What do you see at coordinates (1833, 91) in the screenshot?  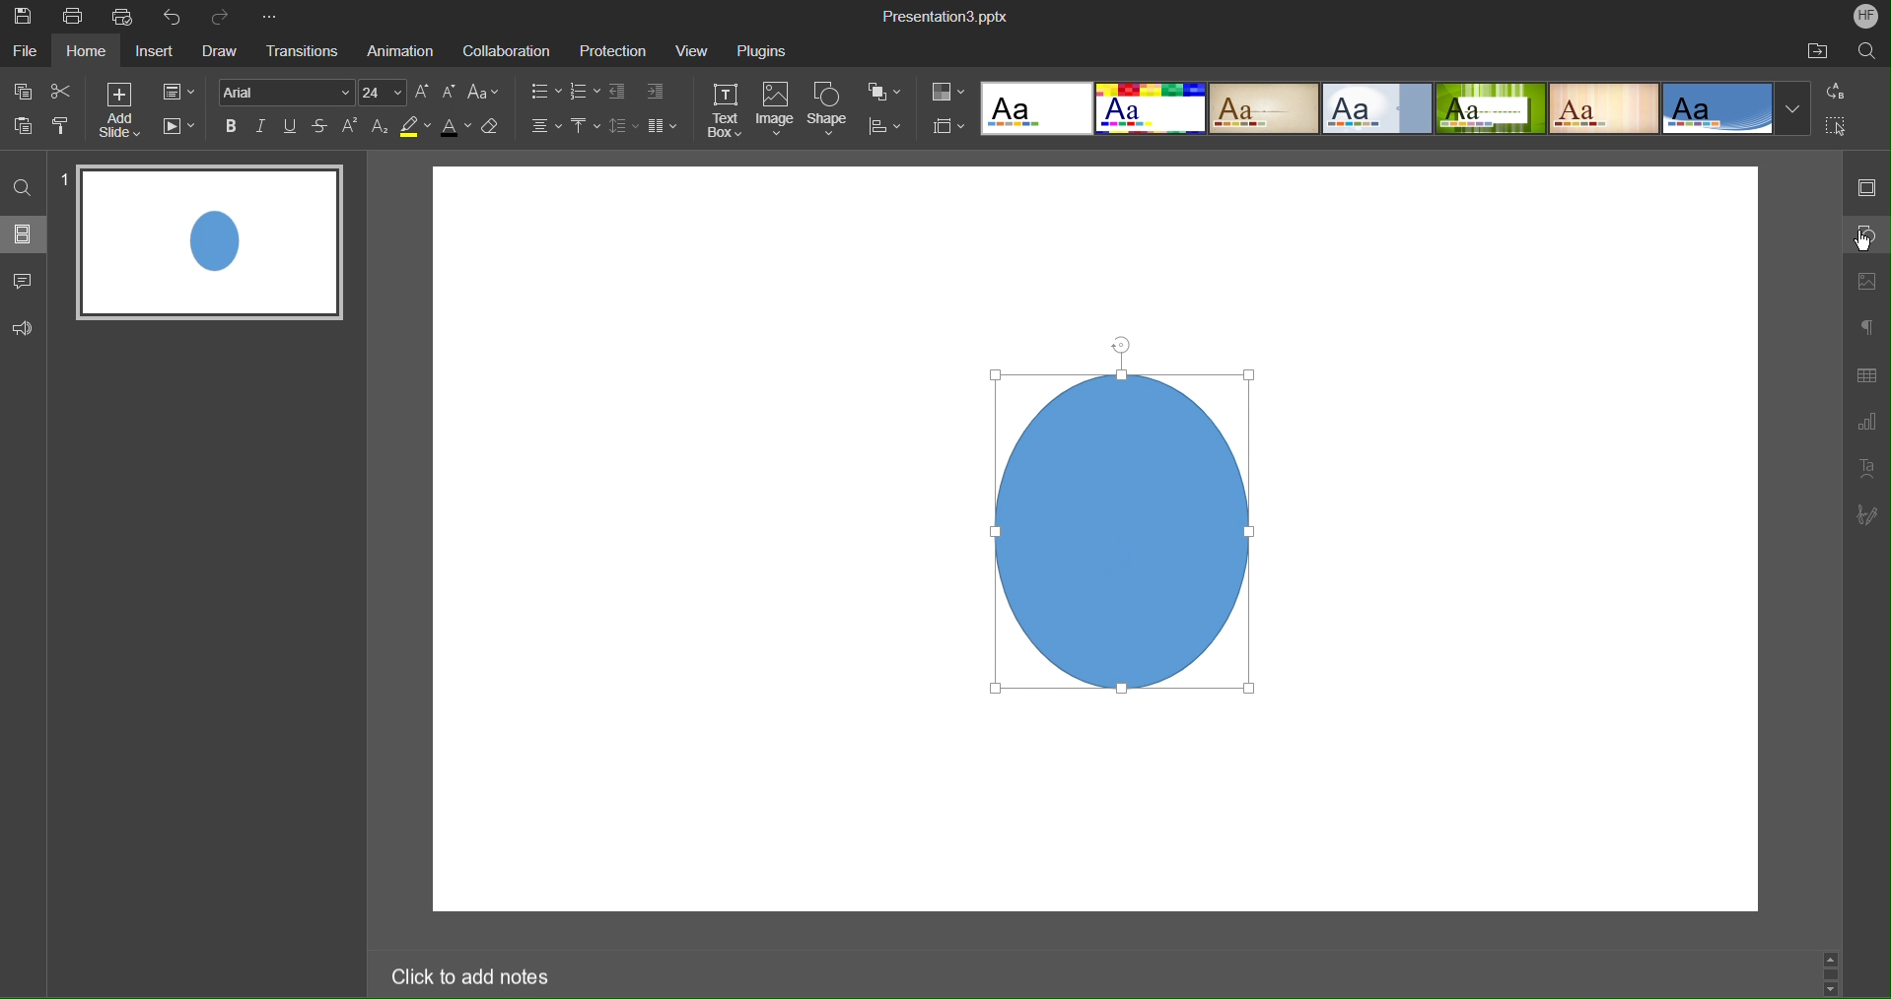 I see `Replace` at bounding box center [1833, 91].